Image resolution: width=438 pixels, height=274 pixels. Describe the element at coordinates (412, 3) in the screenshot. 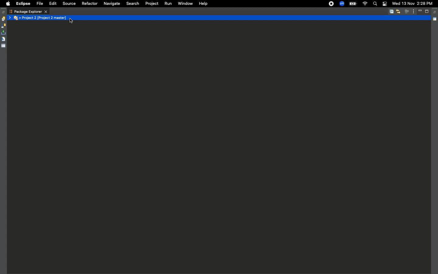

I see `Wed 13 Nov 2:28 PM` at that location.